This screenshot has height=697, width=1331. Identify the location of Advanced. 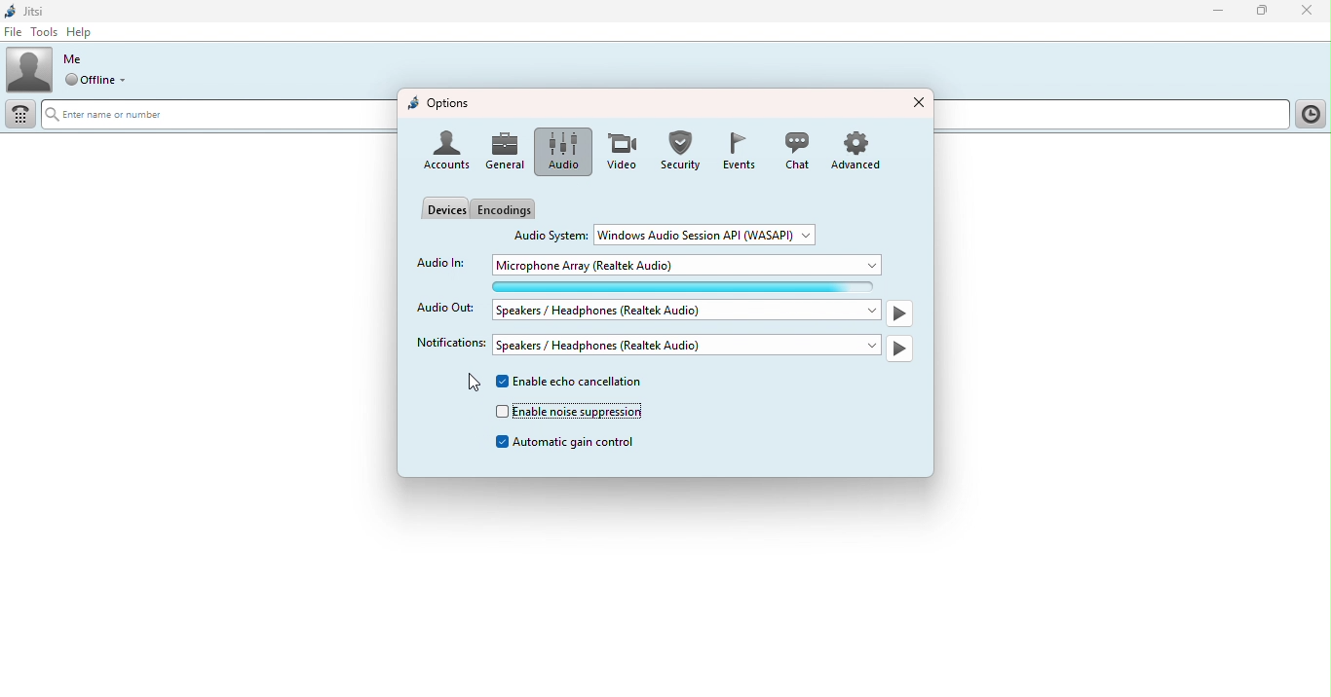
(862, 149).